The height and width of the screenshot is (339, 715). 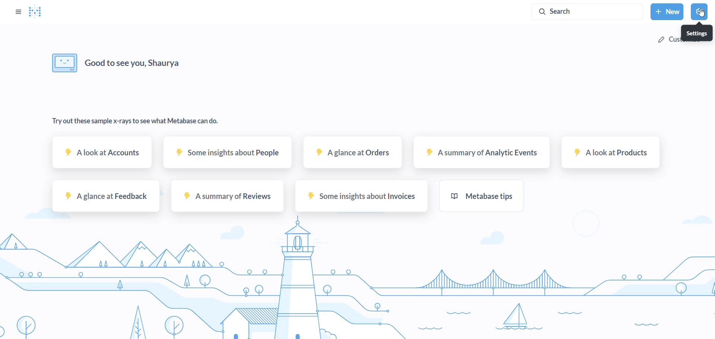 I want to click on setings, so click(x=698, y=33).